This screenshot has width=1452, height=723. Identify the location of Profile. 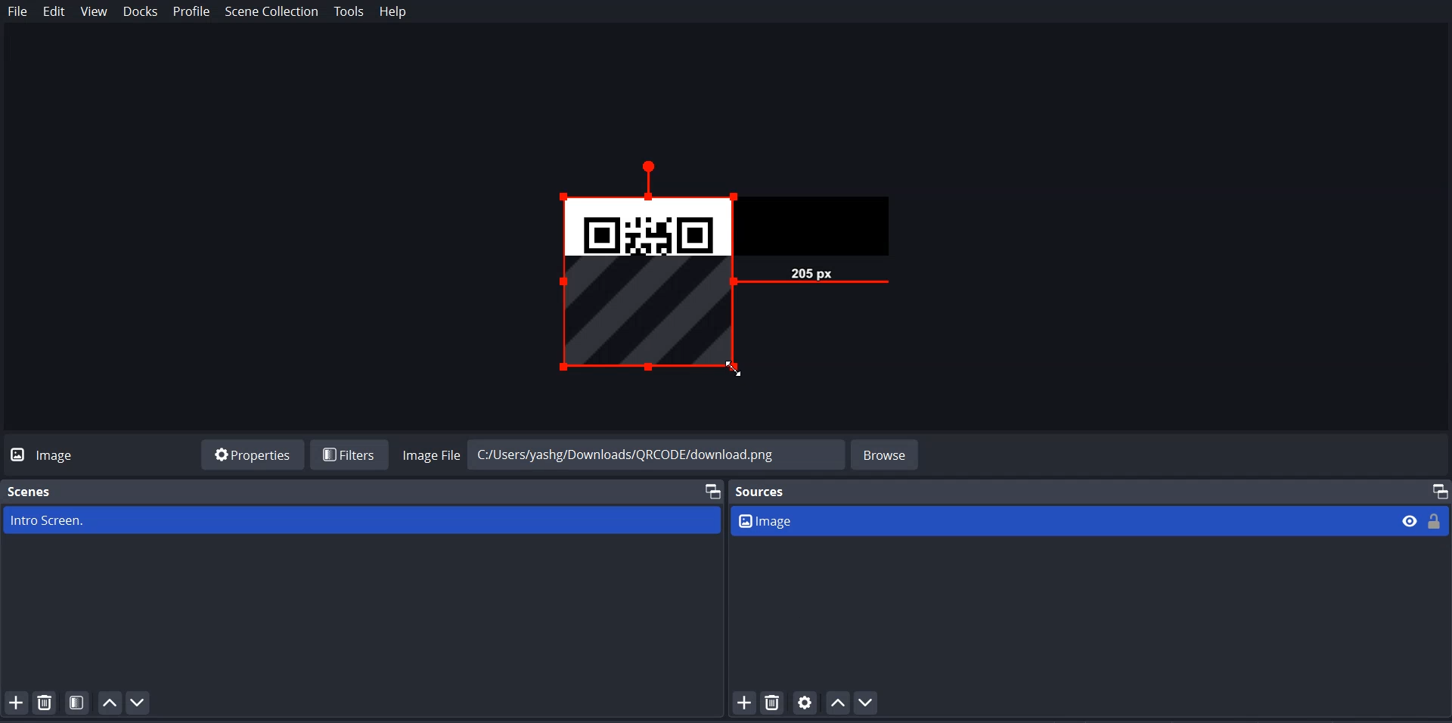
(191, 12).